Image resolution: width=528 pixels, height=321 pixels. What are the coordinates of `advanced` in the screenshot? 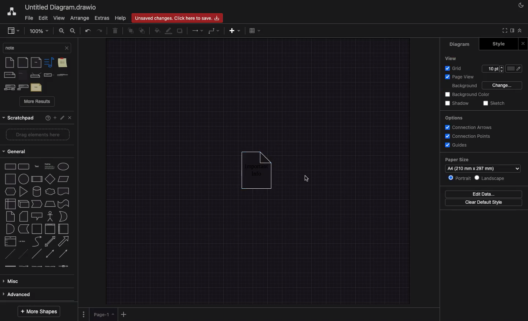 It's located at (34, 294).